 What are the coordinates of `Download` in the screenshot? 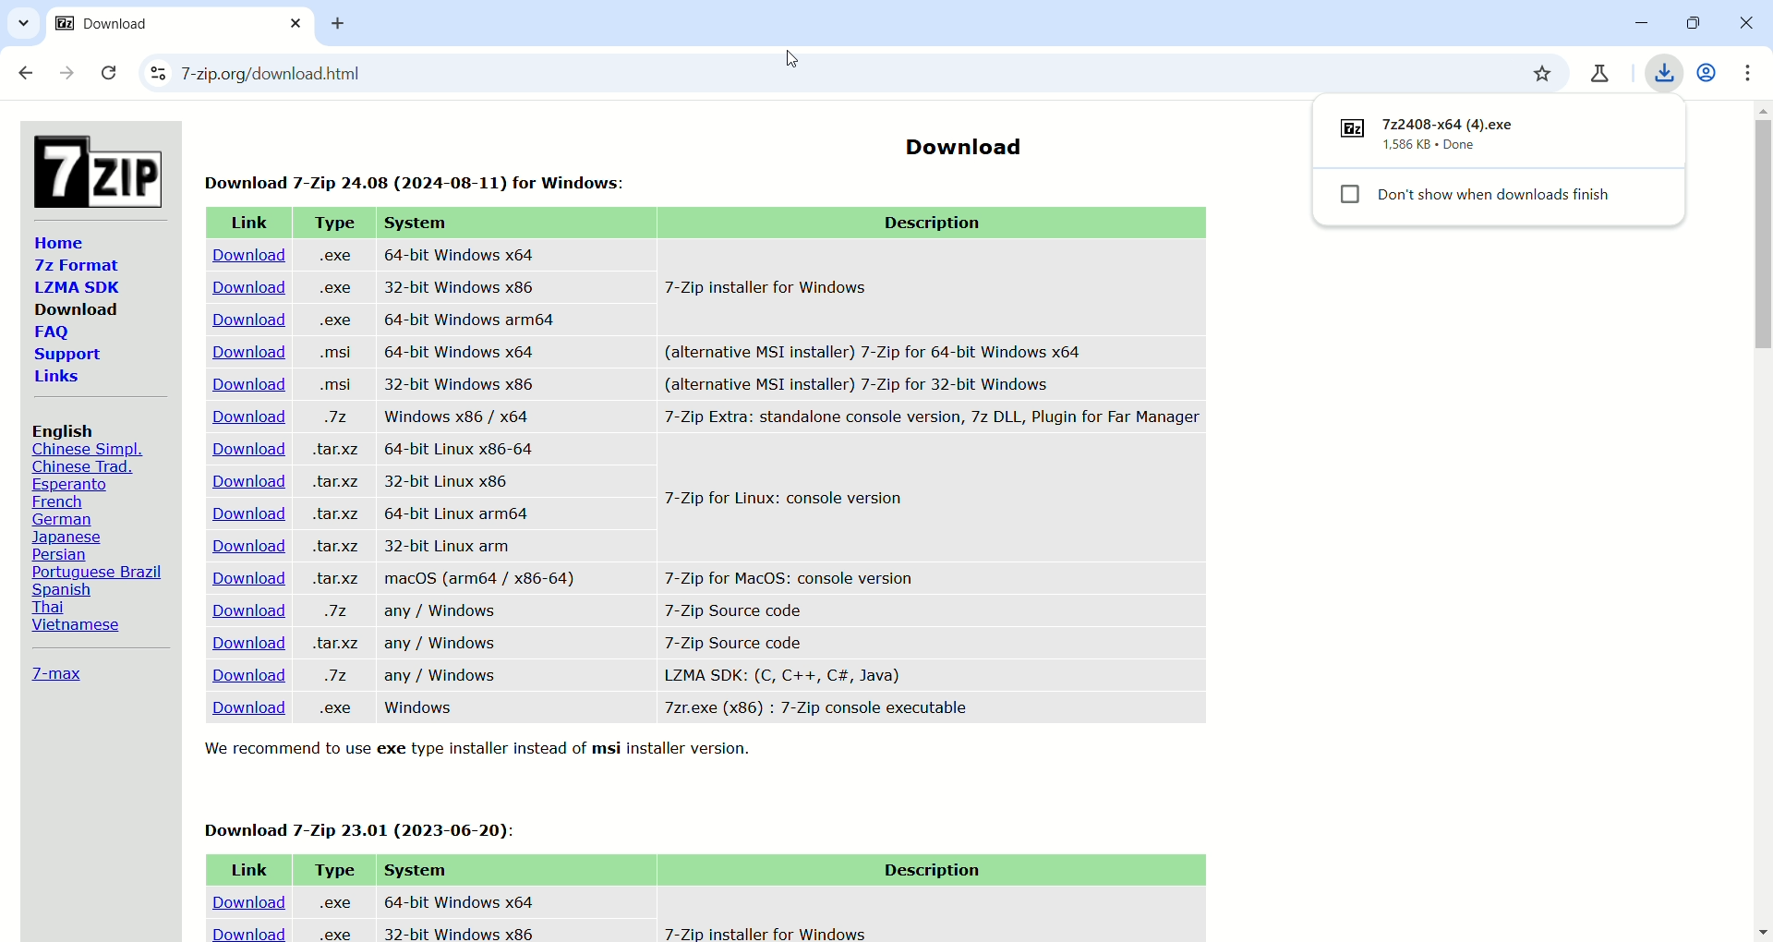 It's located at (240, 481).